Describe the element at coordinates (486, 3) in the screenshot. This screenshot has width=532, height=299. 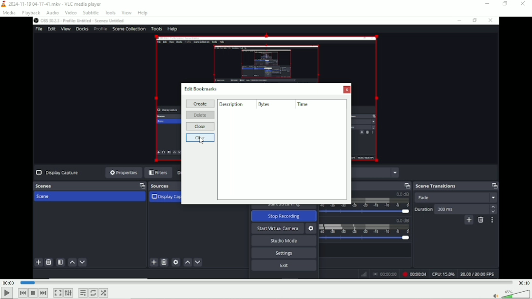
I see `Minimize` at that location.